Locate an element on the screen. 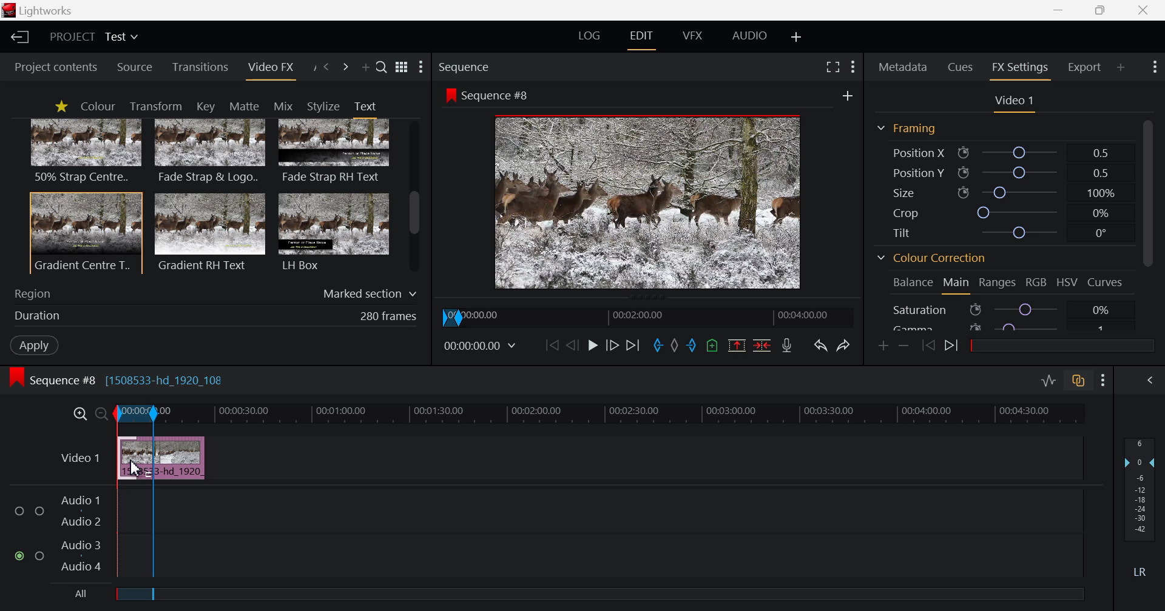 This screenshot has width=1165, height=611. Search is located at coordinates (382, 68).